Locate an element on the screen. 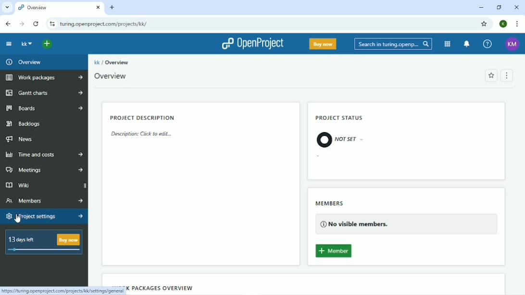 This screenshot has height=295, width=525. Back is located at coordinates (8, 24).